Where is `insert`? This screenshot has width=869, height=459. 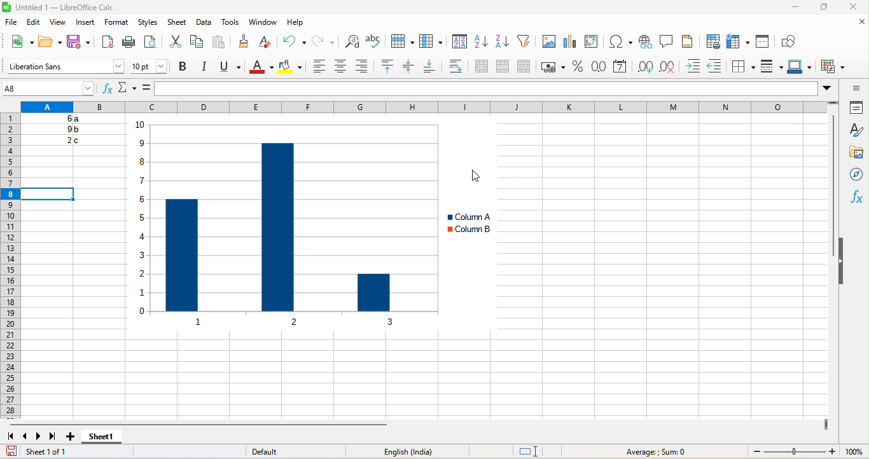
insert is located at coordinates (89, 23).